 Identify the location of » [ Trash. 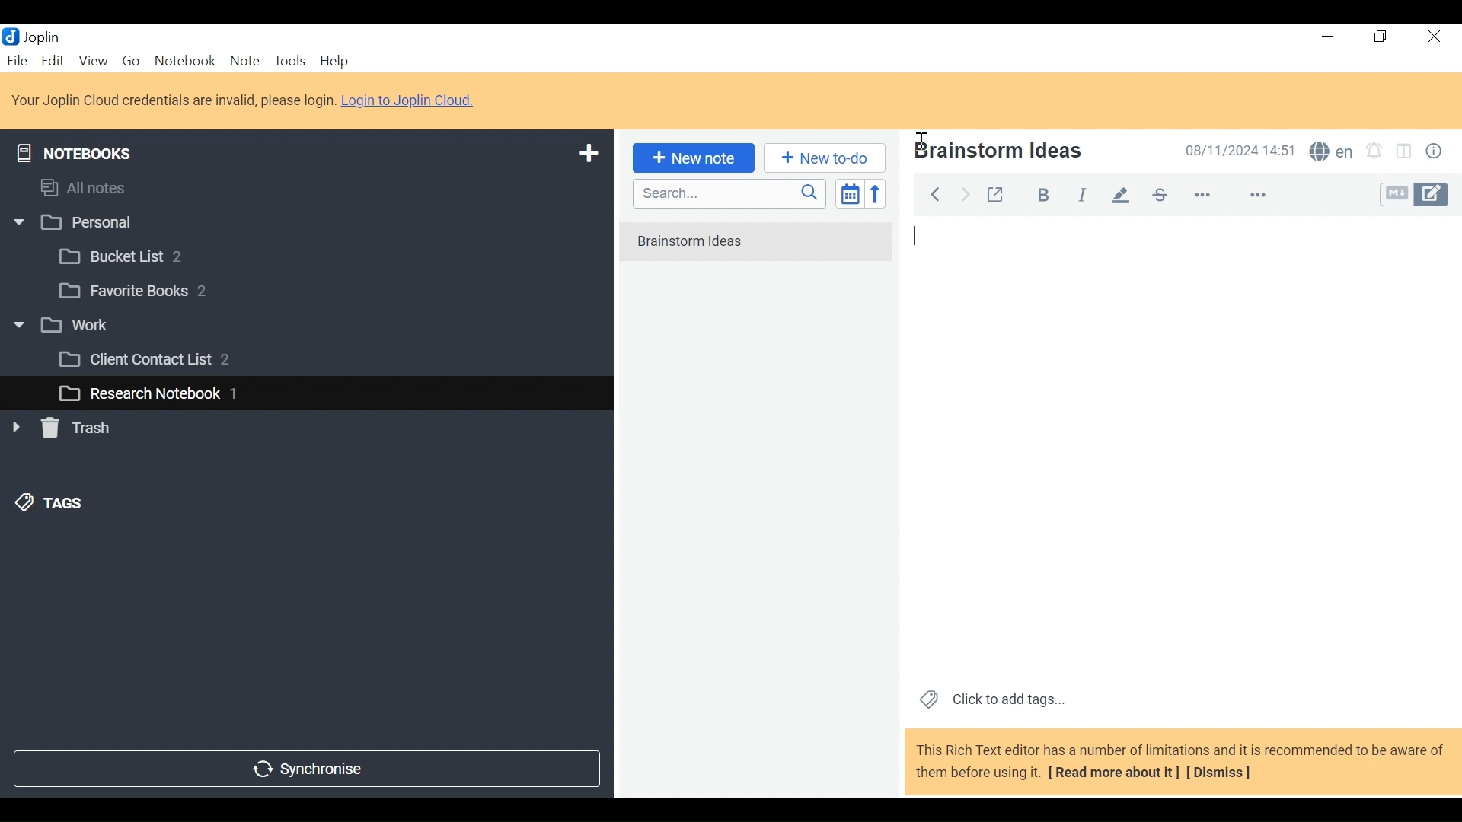
(80, 428).